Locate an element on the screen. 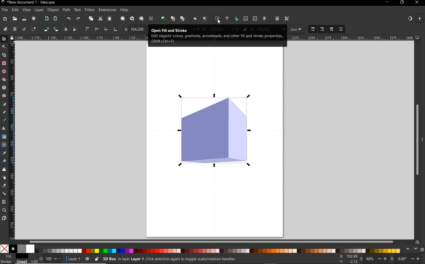 Image resolution: width=425 pixels, height=264 pixels. TOGGLE SELECTION BOX is located at coordinates (34, 30).